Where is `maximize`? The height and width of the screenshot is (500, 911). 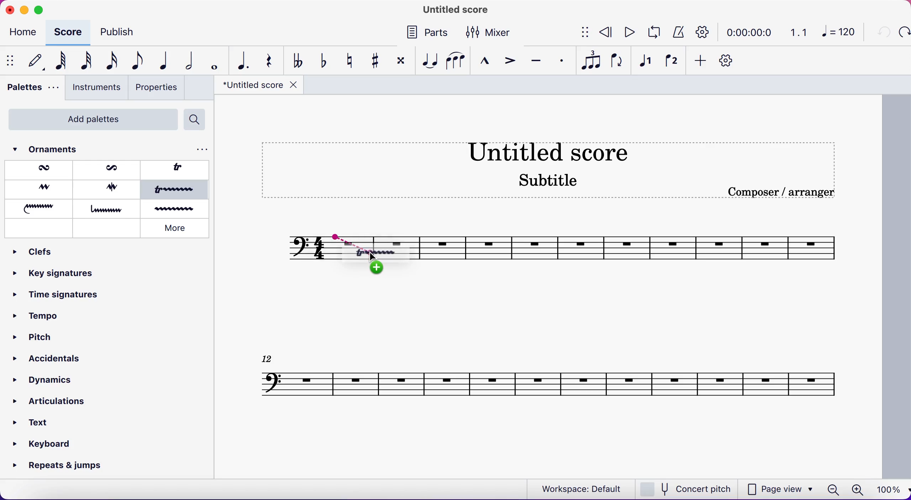
maximize is located at coordinates (39, 10).